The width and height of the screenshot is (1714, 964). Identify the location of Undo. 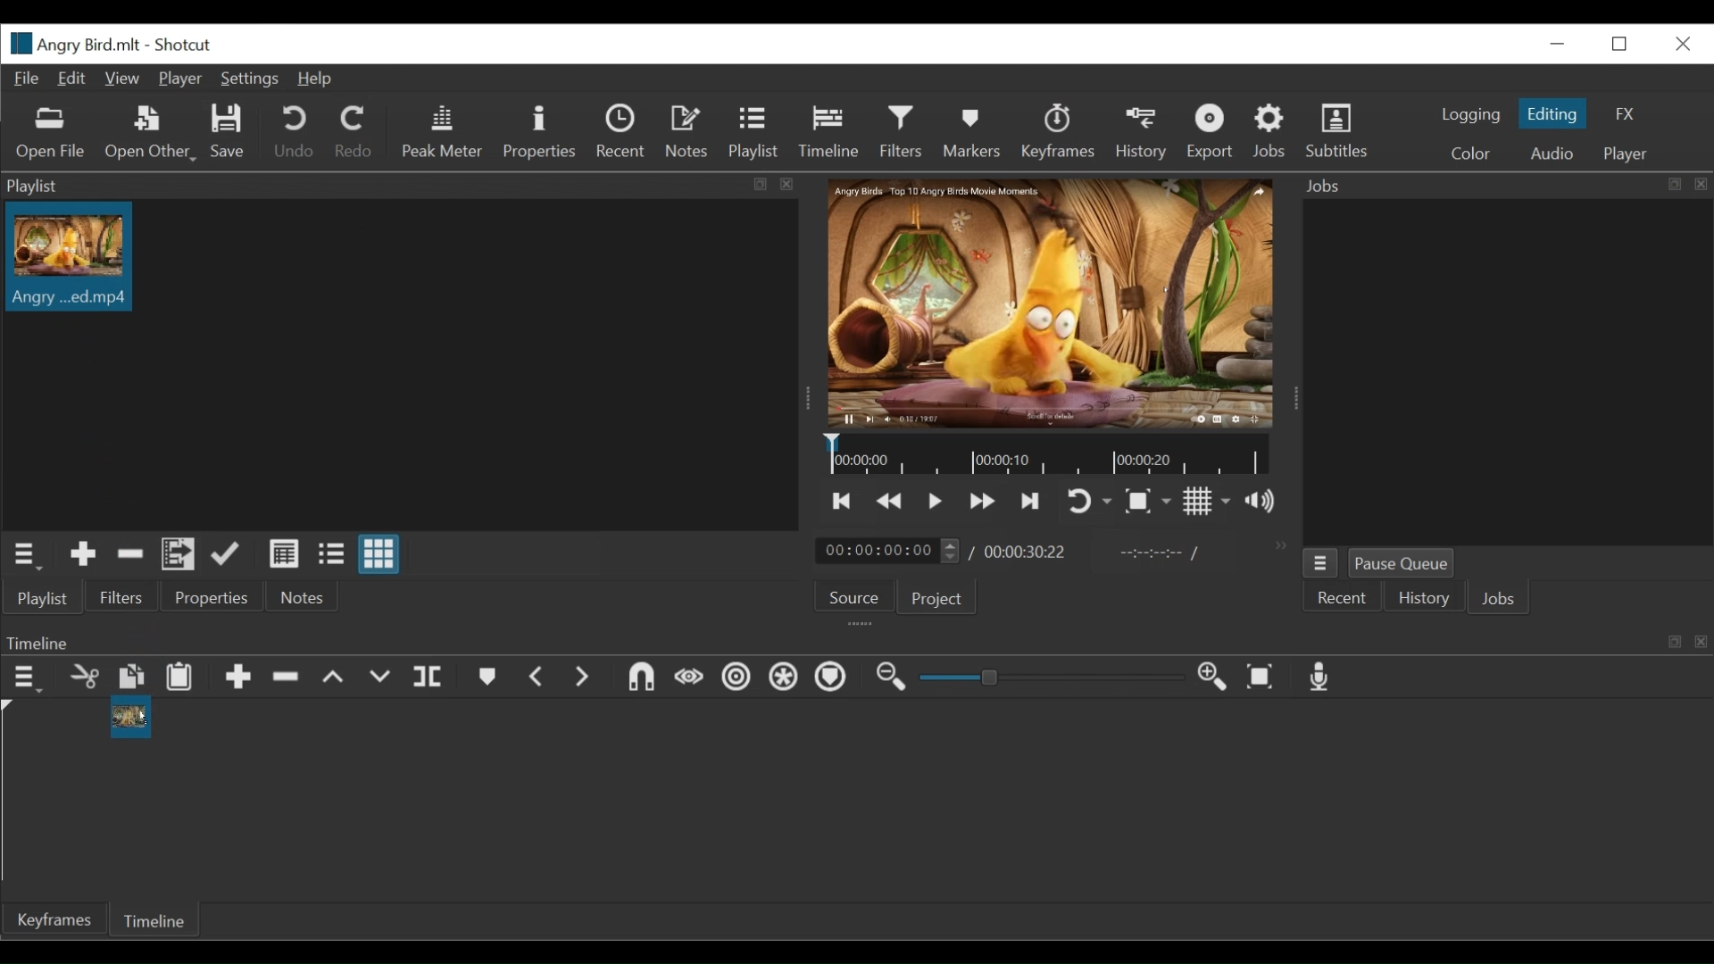
(294, 132).